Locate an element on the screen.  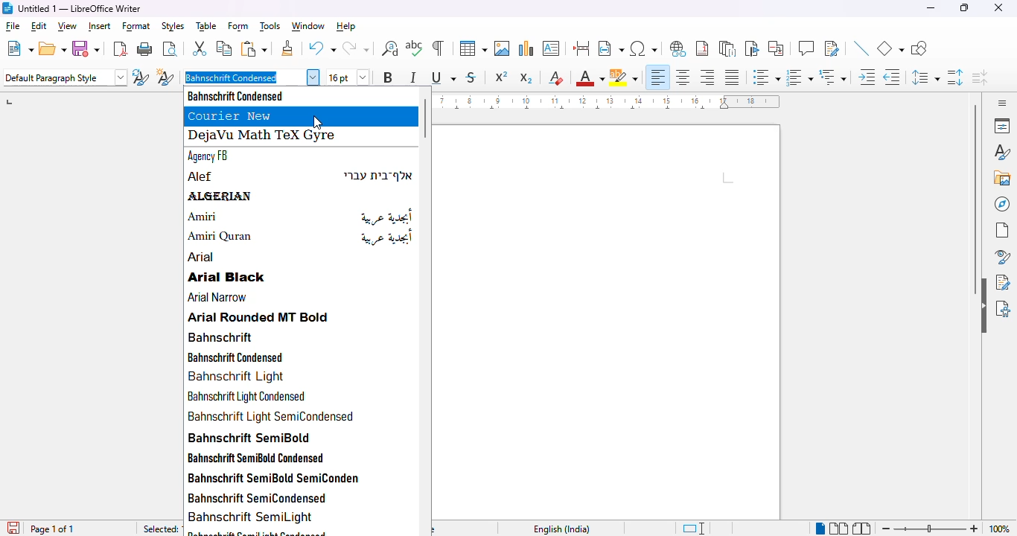
save is located at coordinates (12, 527).